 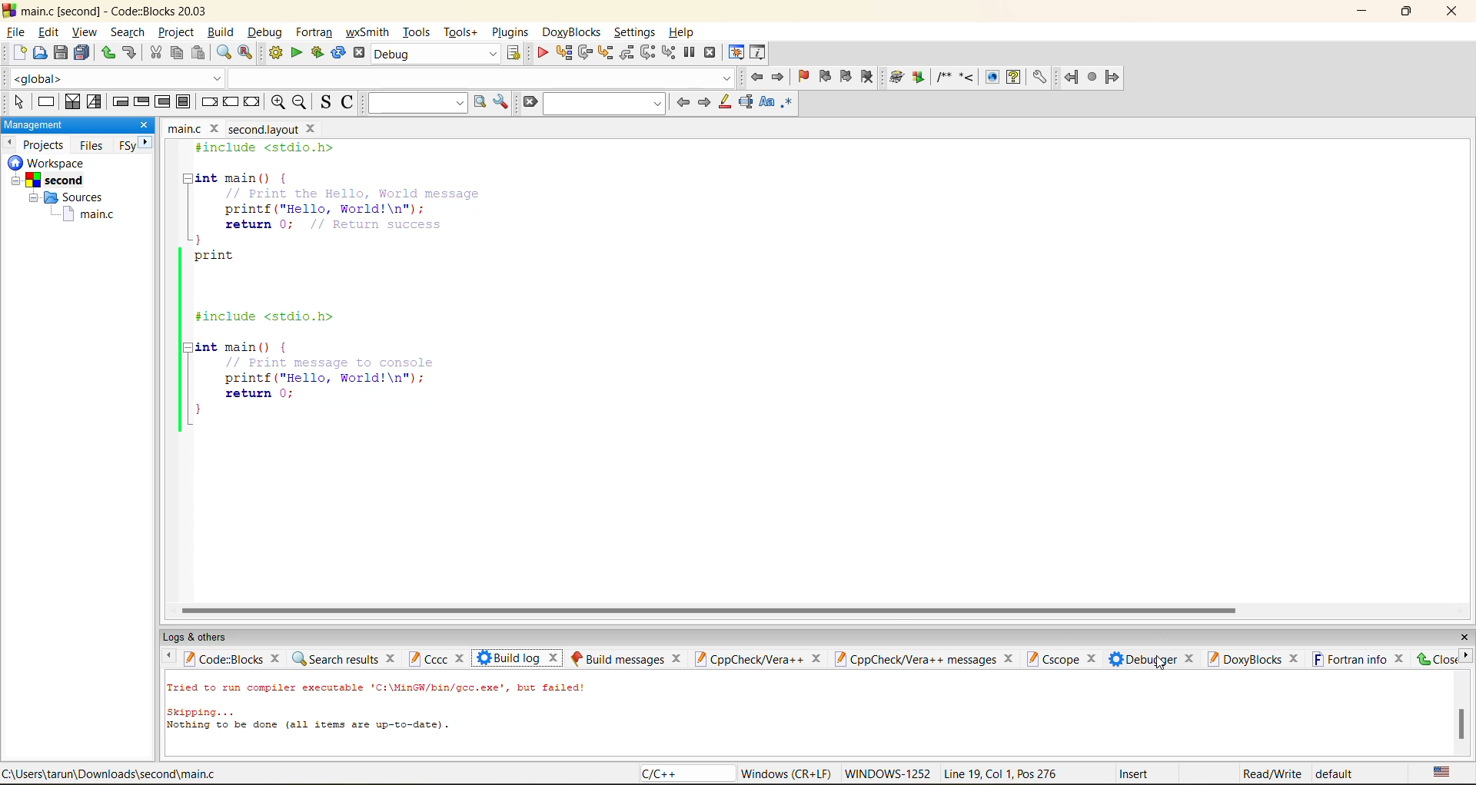 I want to click on edit, so click(x=48, y=30).